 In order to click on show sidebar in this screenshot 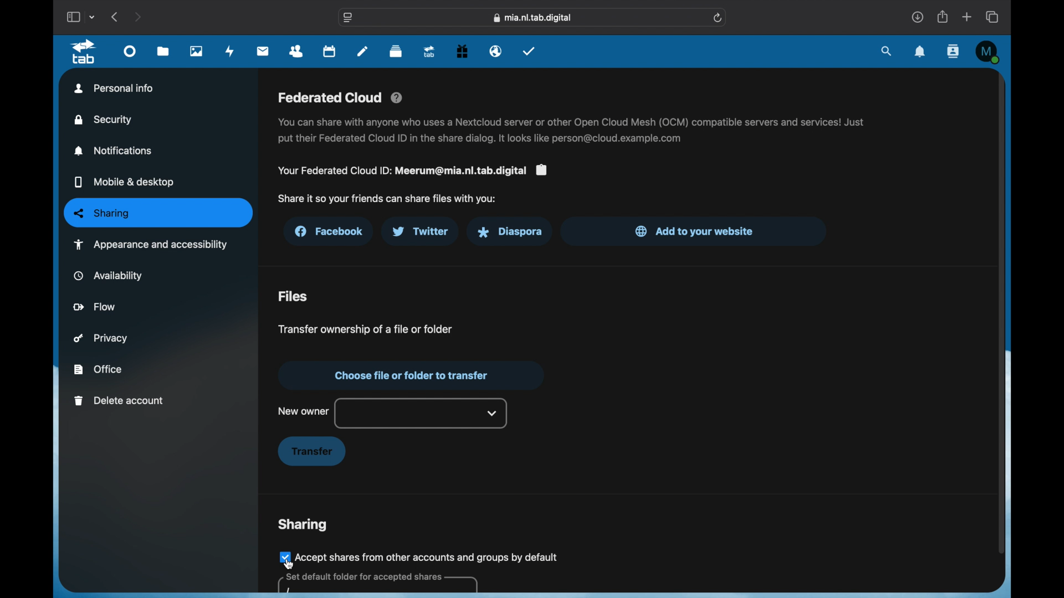, I will do `click(73, 17)`.